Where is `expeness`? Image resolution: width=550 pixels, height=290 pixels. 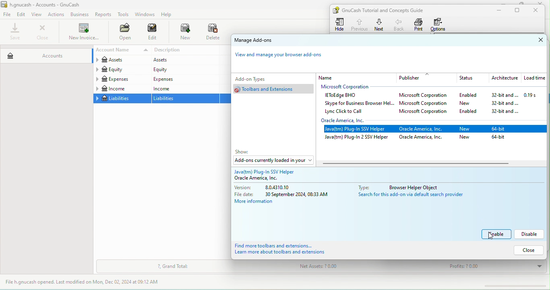 expeness is located at coordinates (184, 79).